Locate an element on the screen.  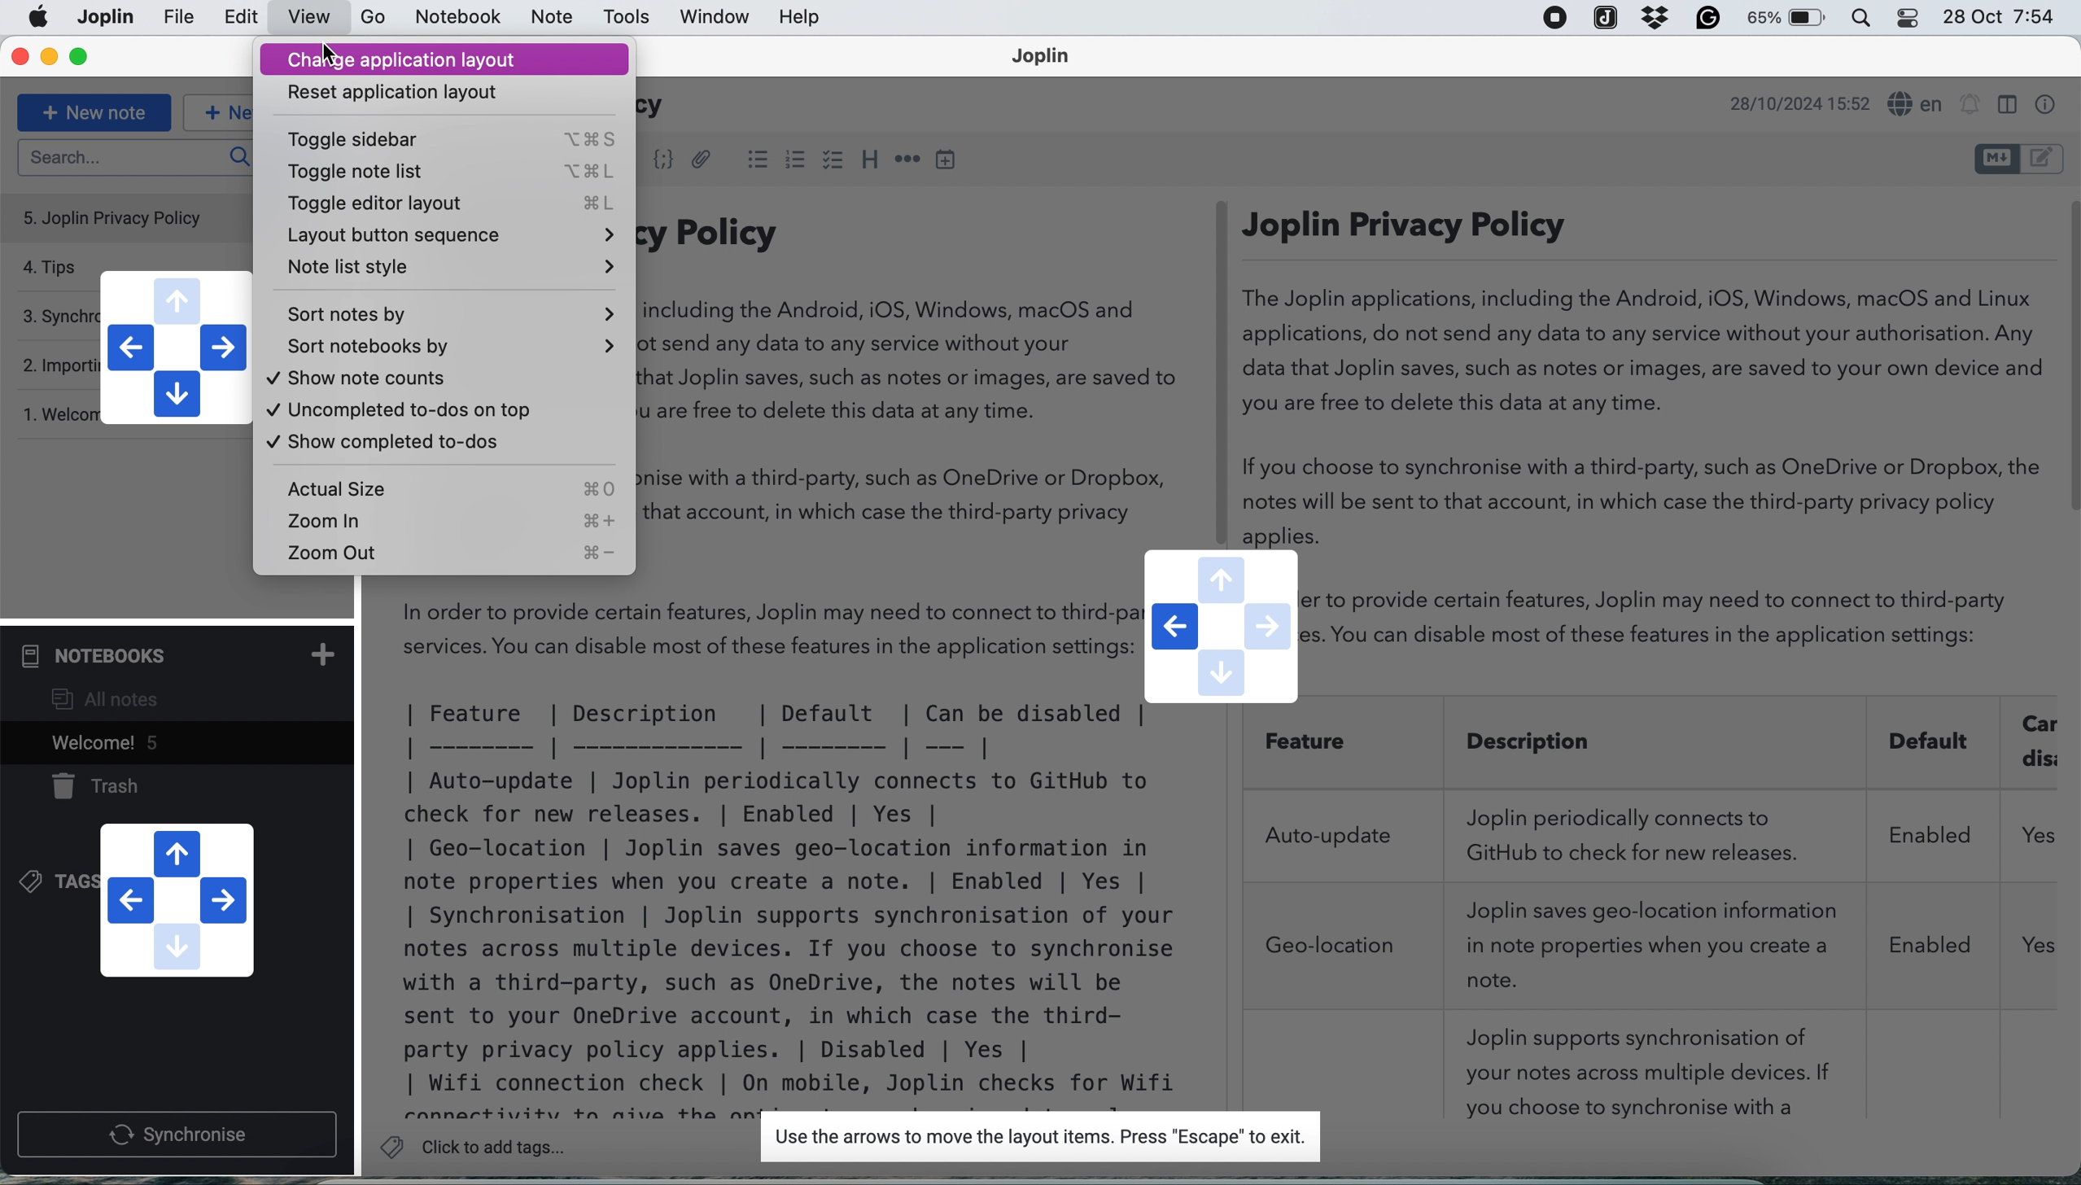
Toggle editor layout is located at coordinates (447, 206).